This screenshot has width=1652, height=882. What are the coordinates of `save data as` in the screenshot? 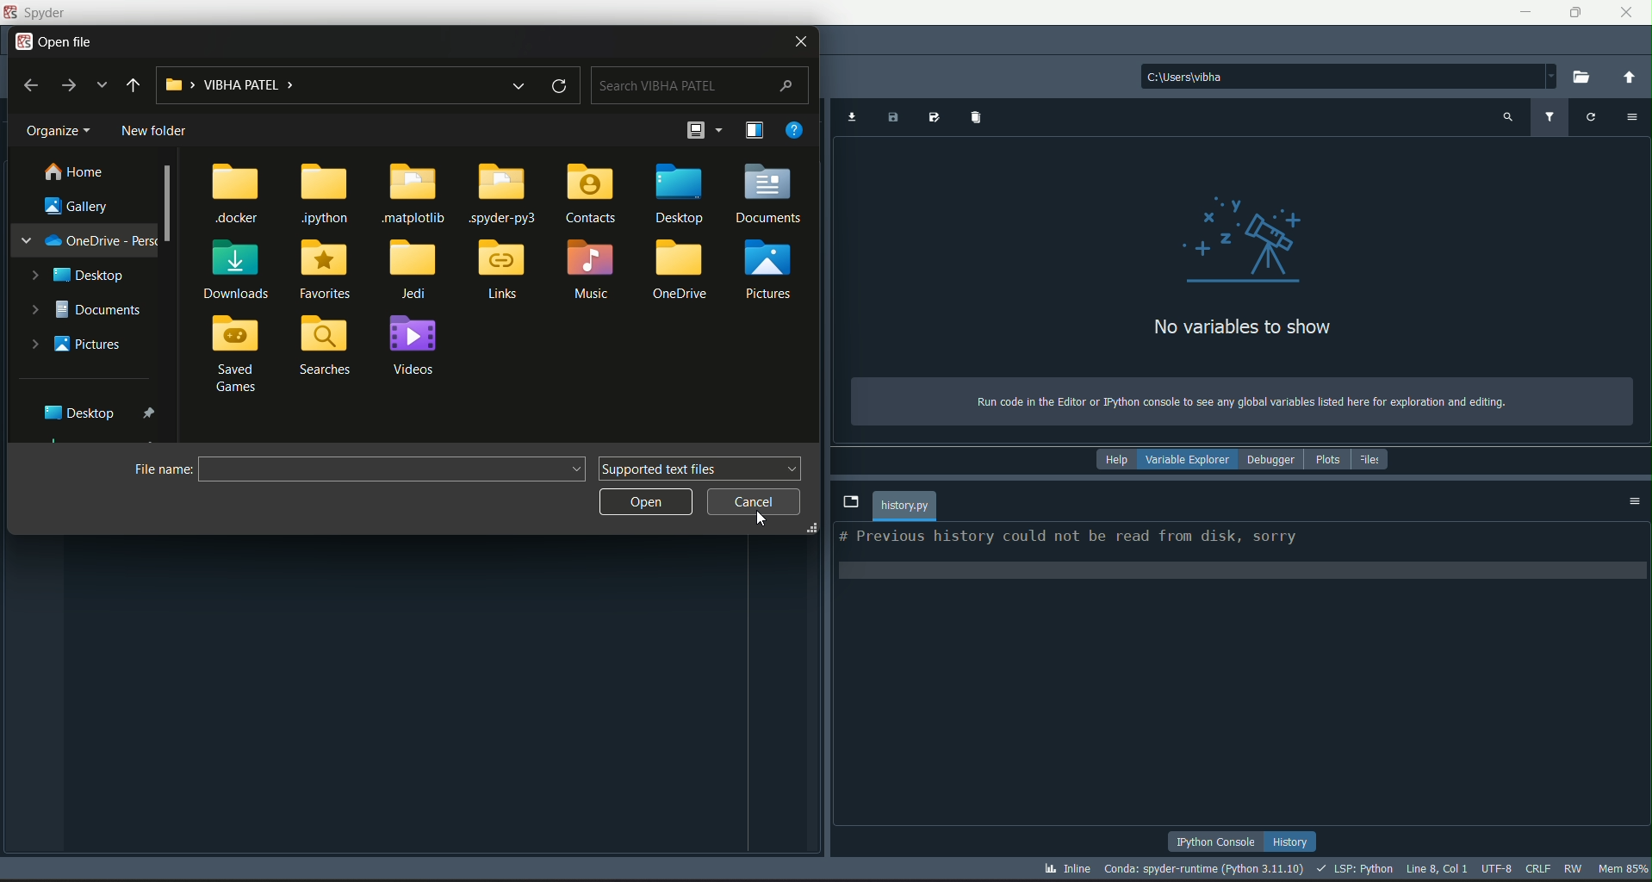 It's located at (934, 117).